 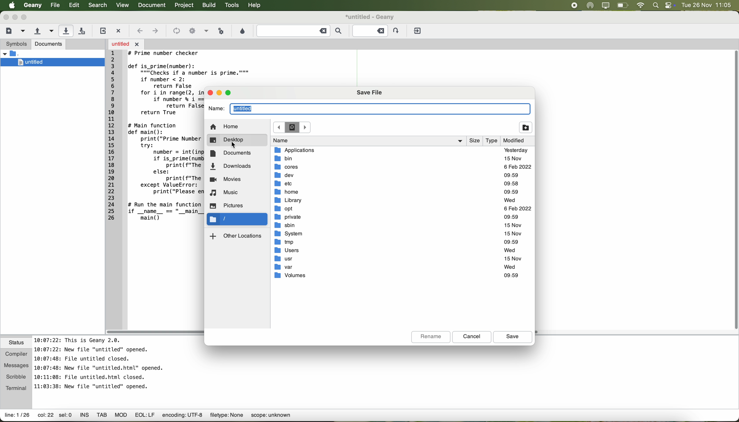 What do you see at coordinates (242, 31) in the screenshot?
I see `choose color` at bounding box center [242, 31].